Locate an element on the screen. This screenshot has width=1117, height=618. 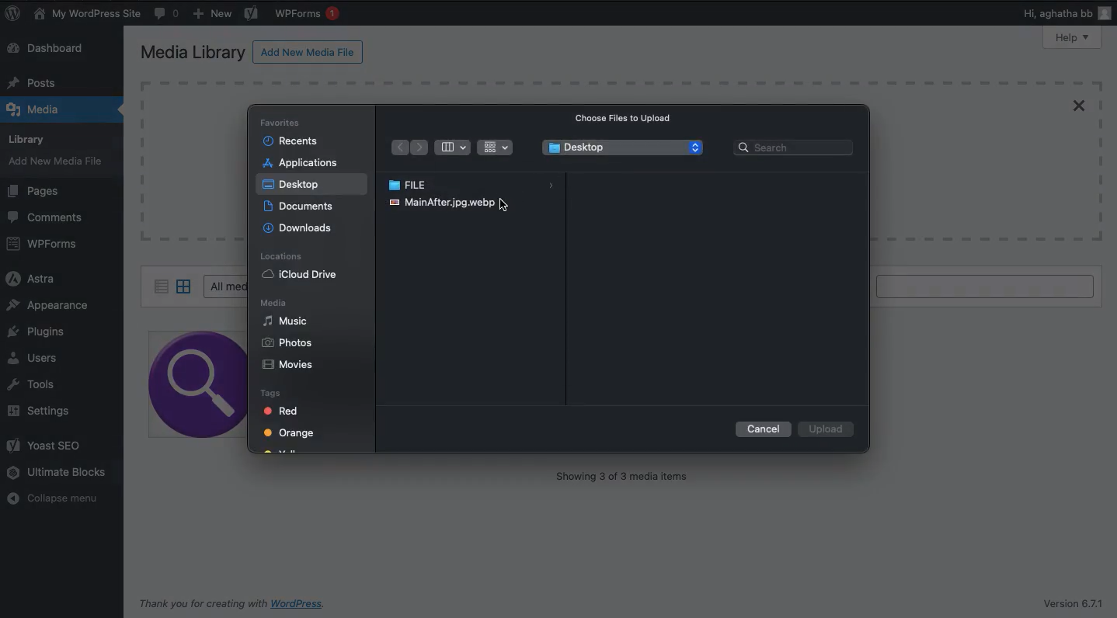
Version 6.7.1 is located at coordinates (1072, 604).